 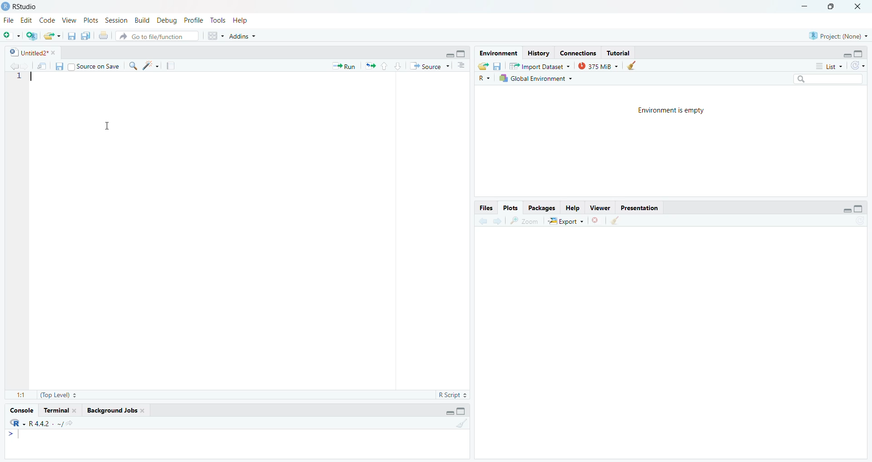 I want to click on Environment, so click(x=495, y=53).